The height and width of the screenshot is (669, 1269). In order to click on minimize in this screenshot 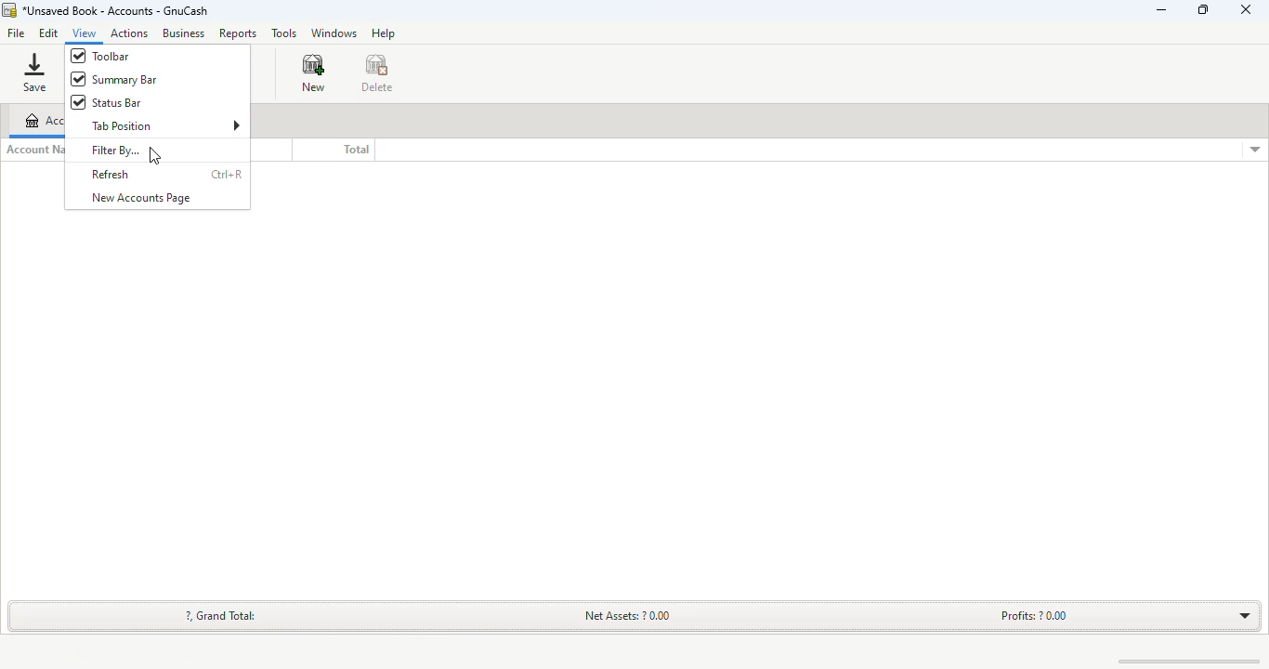, I will do `click(1161, 9)`.